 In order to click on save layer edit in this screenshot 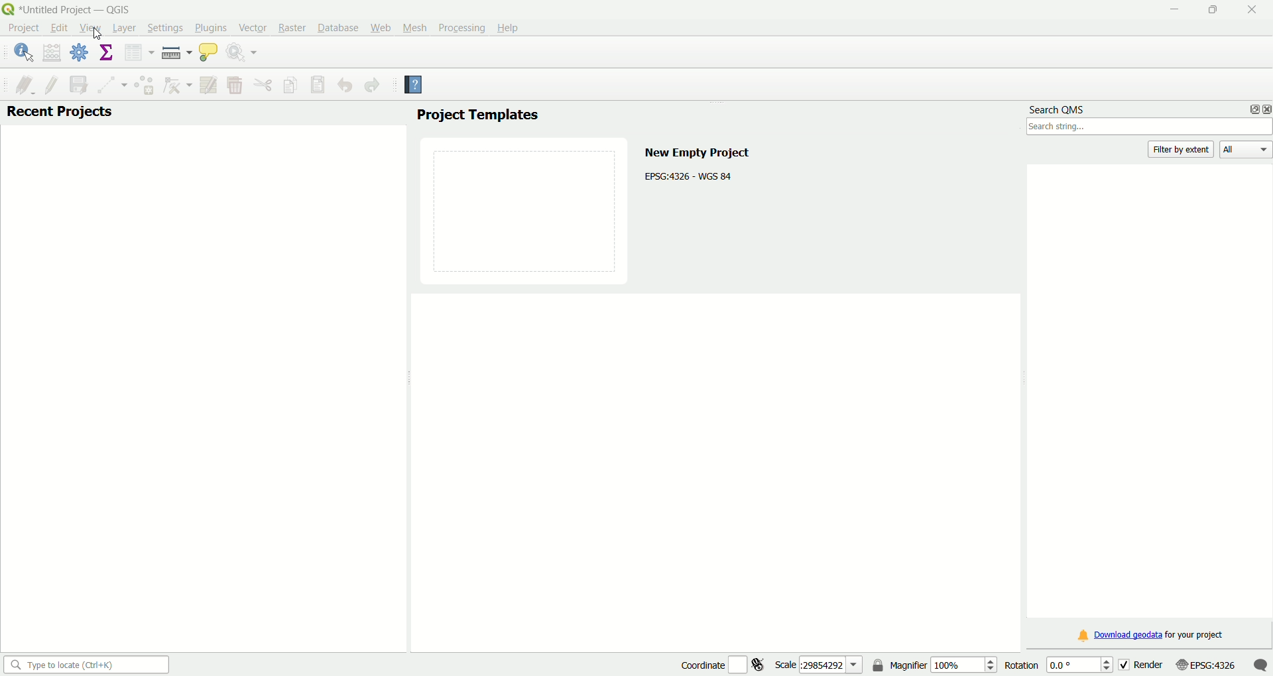, I will do `click(77, 84)`.